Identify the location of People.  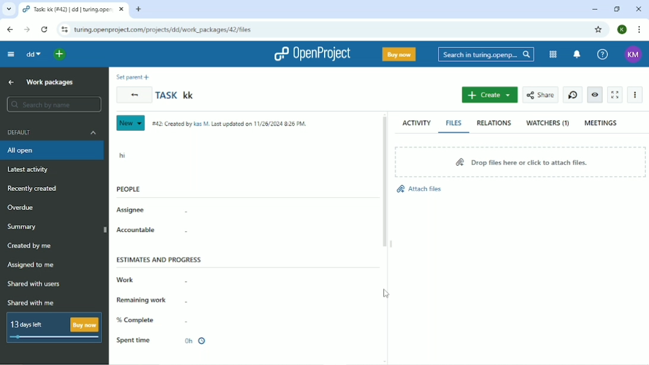
(128, 188).